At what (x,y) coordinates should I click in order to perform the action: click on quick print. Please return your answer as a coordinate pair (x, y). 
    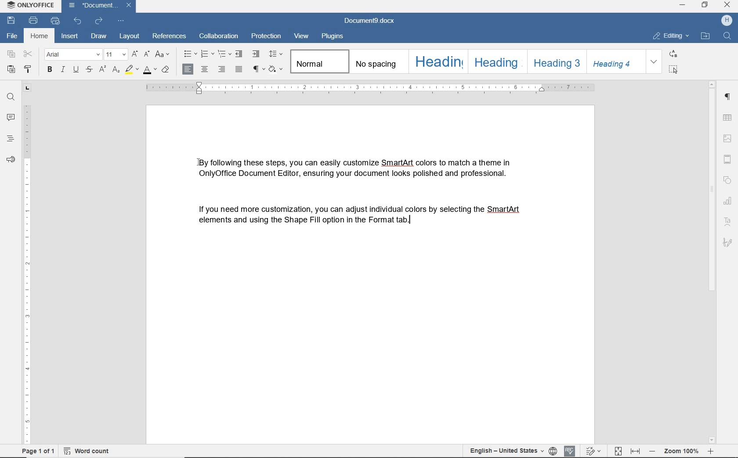
    Looking at the image, I should click on (56, 21).